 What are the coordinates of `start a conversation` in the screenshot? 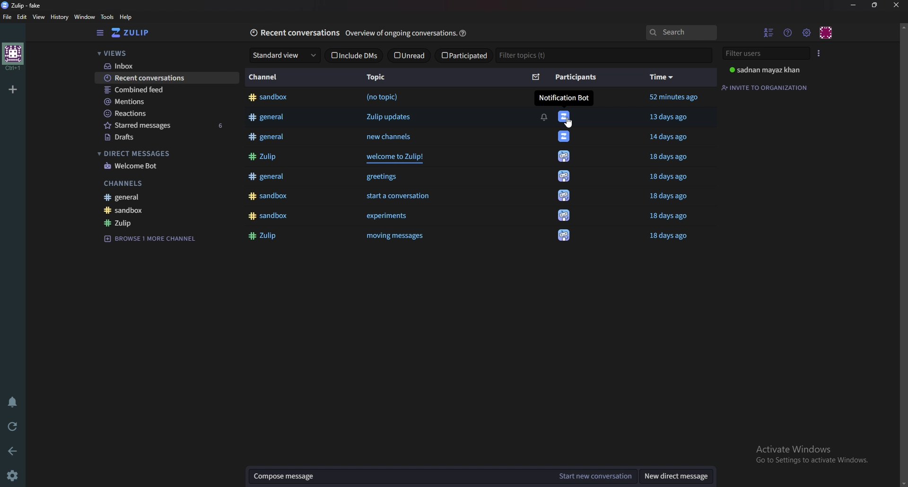 It's located at (397, 197).